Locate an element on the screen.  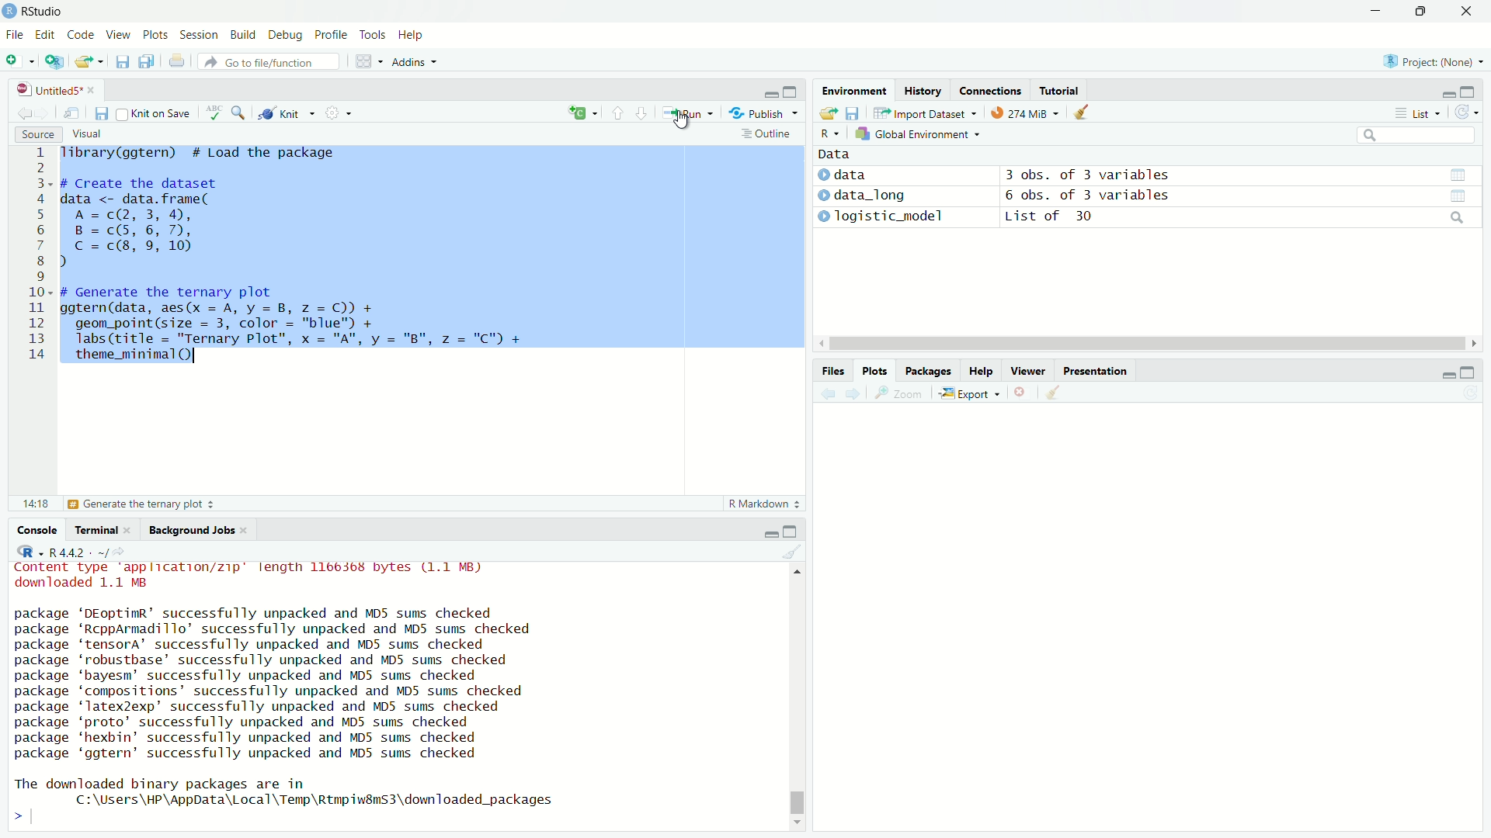
search is located at coordinates (242, 113).